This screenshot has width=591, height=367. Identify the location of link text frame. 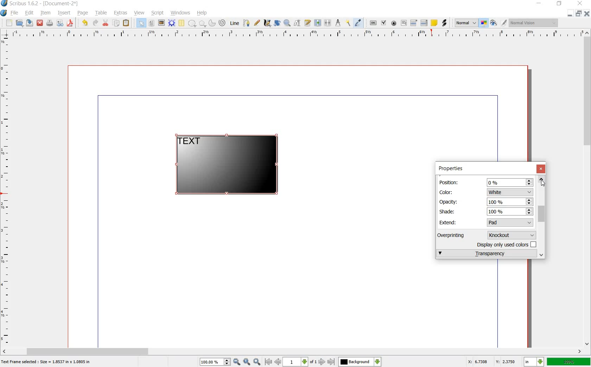
(317, 23).